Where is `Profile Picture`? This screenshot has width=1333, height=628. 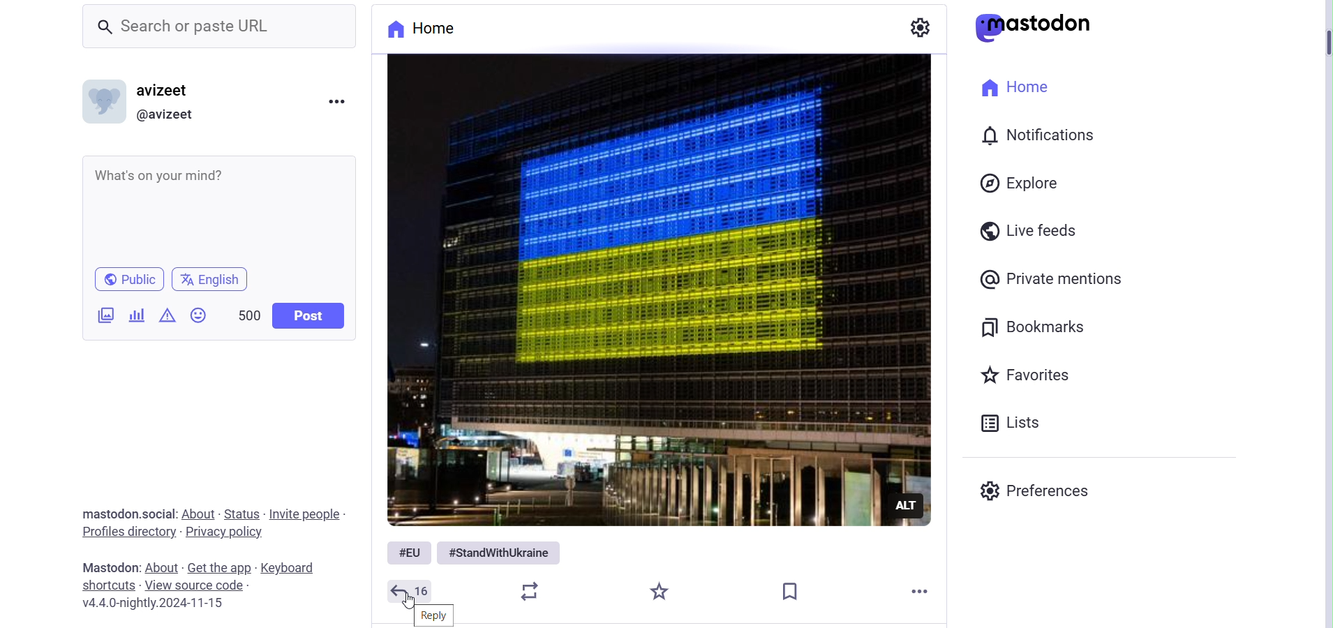
Profile Picture is located at coordinates (104, 101).